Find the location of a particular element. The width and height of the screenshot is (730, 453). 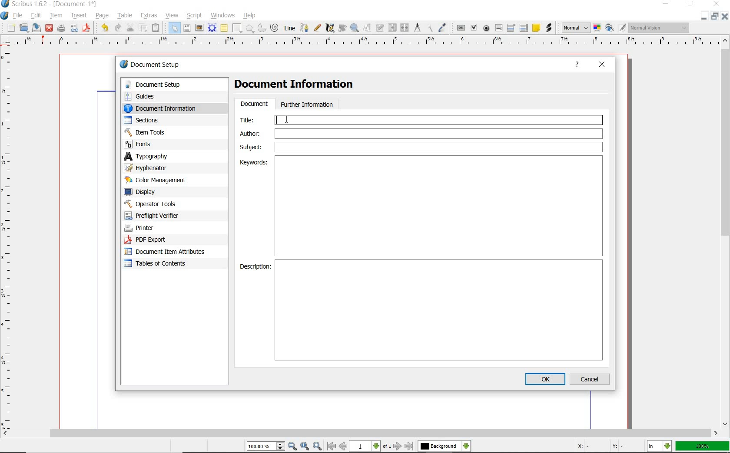

further information is located at coordinates (308, 104).